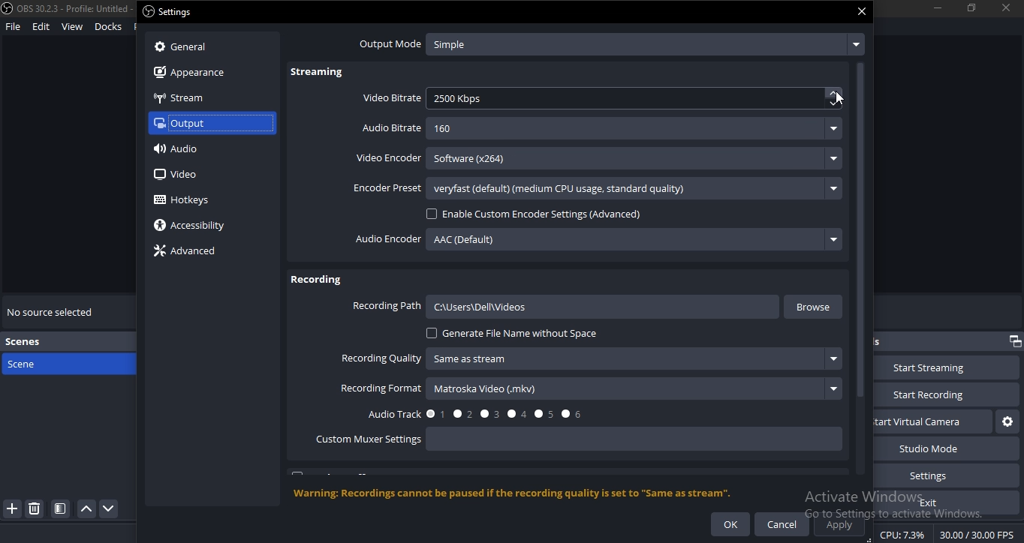 This screenshot has width=1024, height=543. Describe the element at coordinates (13, 509) in the screenshot. I see `add scene` at that location.